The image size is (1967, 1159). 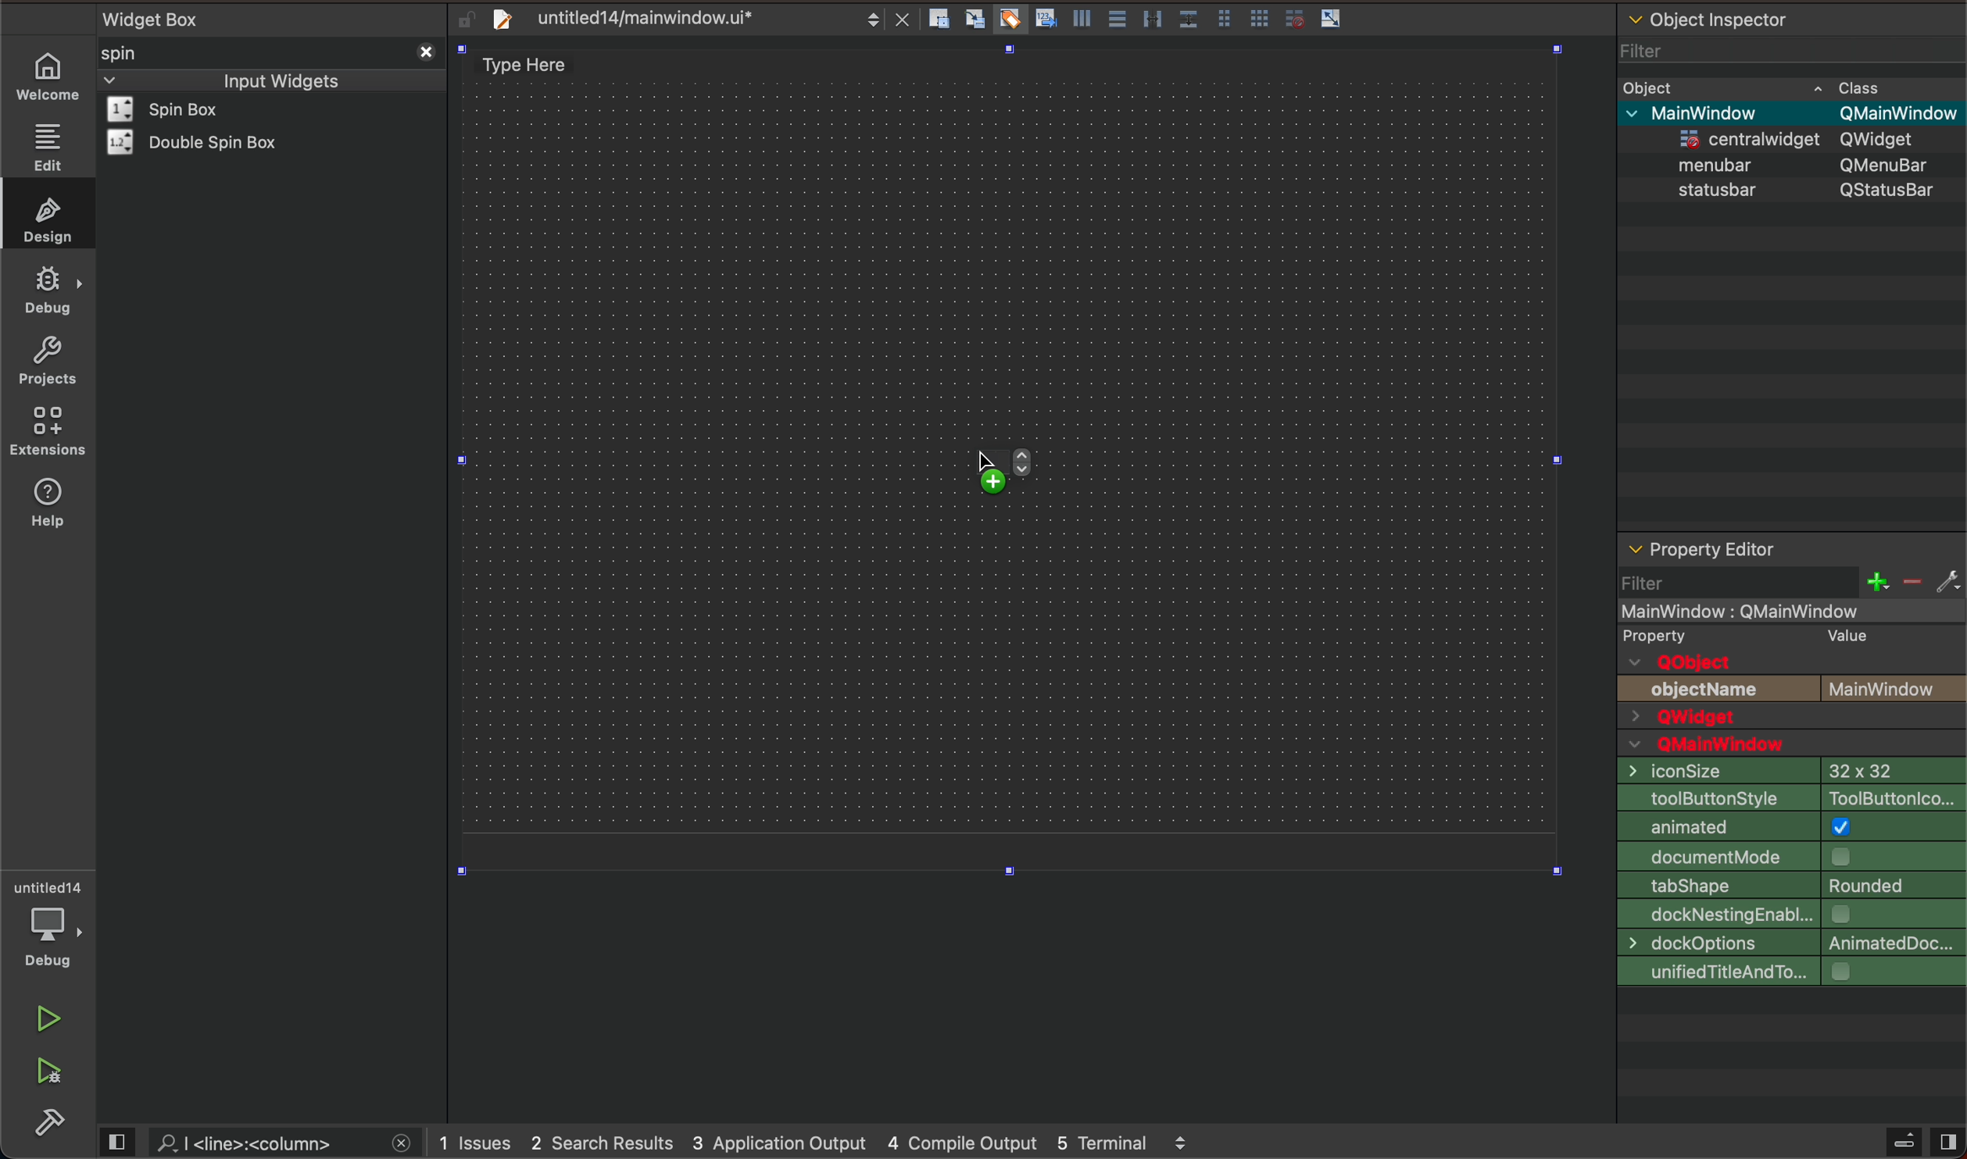 I want to click on object, so click(x=1720, y=189).